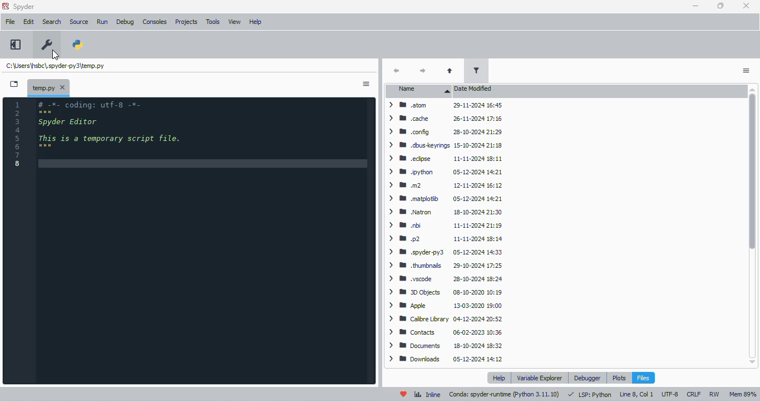 Image resolution: width=760 pixels, height=402 pixels. Describe the element at coordinates (643, 378) in the screenshot. I see `files` at that location.